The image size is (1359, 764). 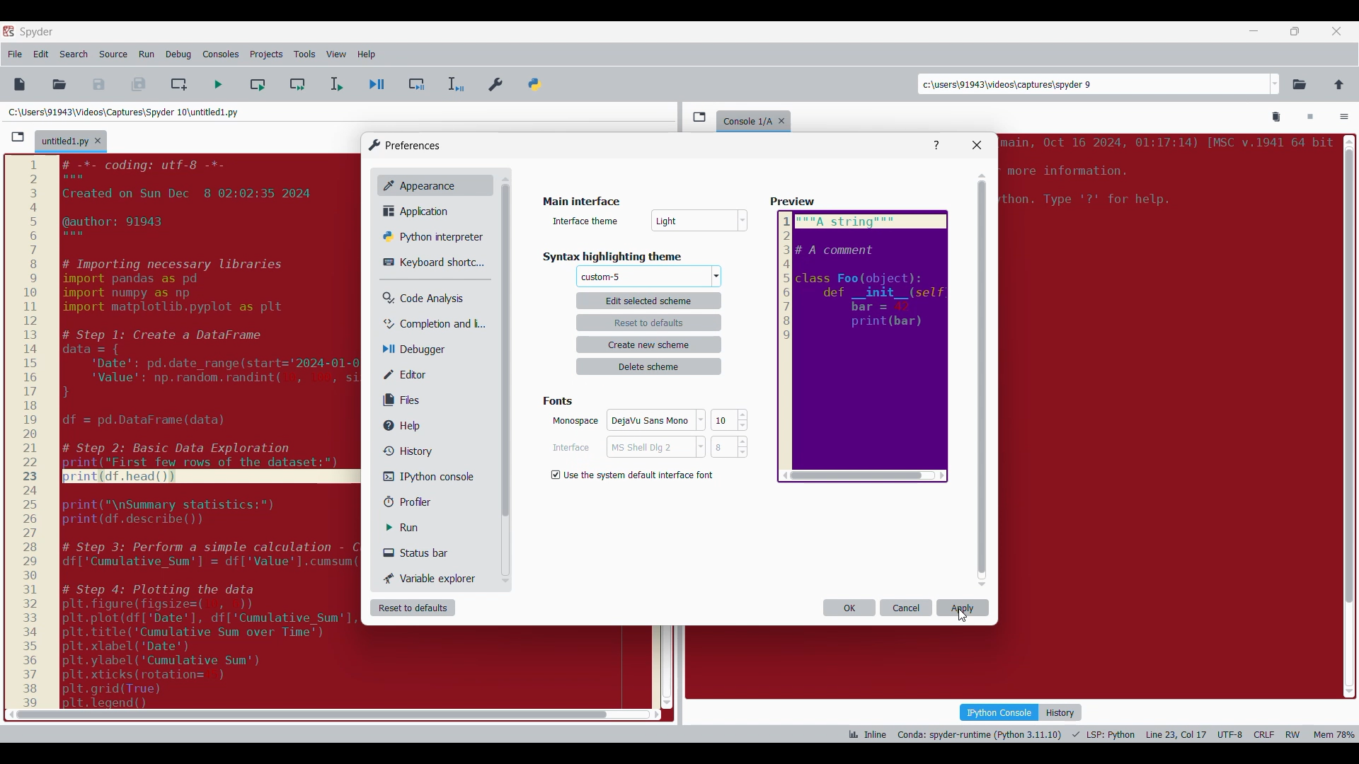 I want to click on OK, so click(x=849, y=608).